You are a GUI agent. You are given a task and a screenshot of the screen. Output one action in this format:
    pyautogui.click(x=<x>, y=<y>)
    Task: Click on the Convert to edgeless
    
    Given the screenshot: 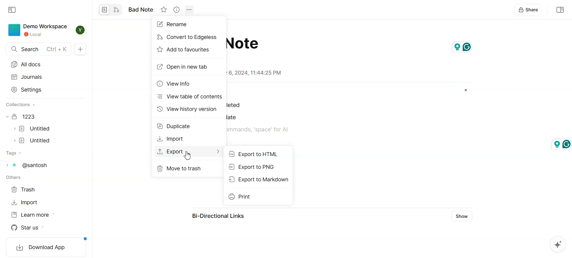 What is the action you would take?
    pyautogui.click(x=188, y=37)
    